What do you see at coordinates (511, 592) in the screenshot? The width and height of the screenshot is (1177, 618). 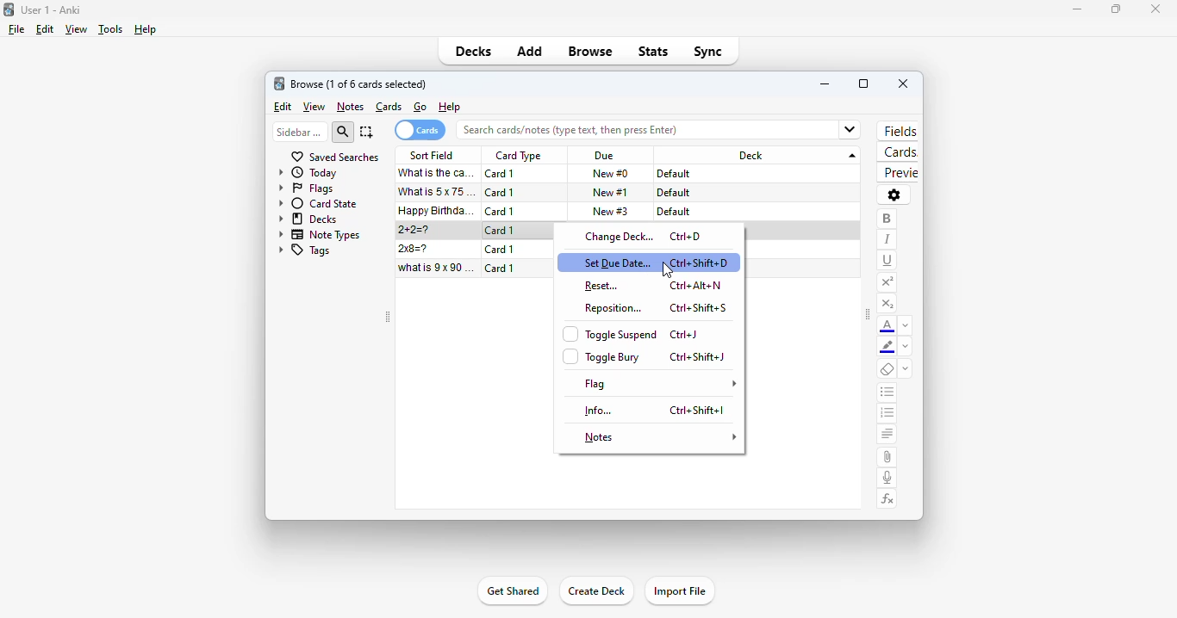 I see `get shared` at bounding box center [511, 592].